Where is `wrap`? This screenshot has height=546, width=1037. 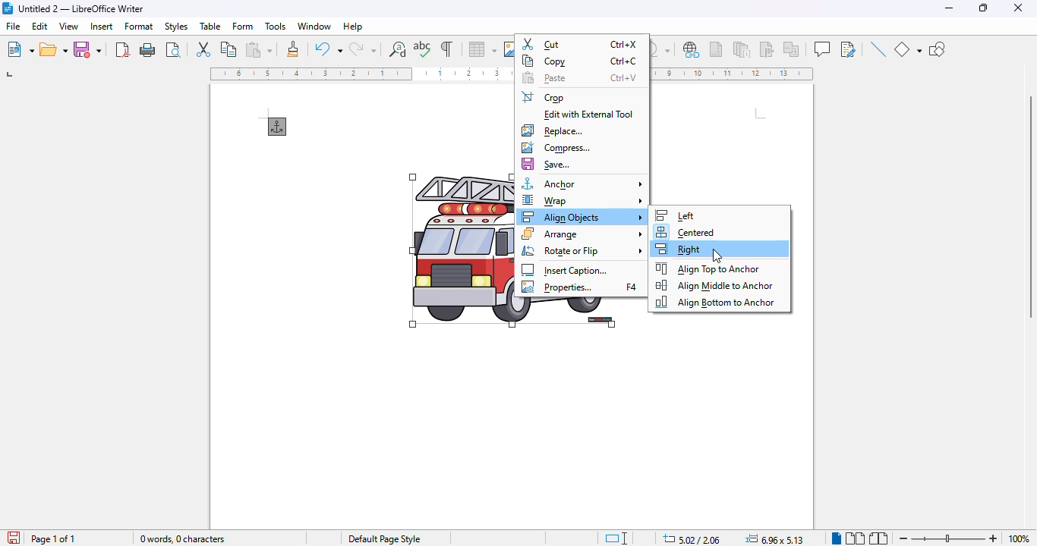
wrap is located at coordinates (582, 200).